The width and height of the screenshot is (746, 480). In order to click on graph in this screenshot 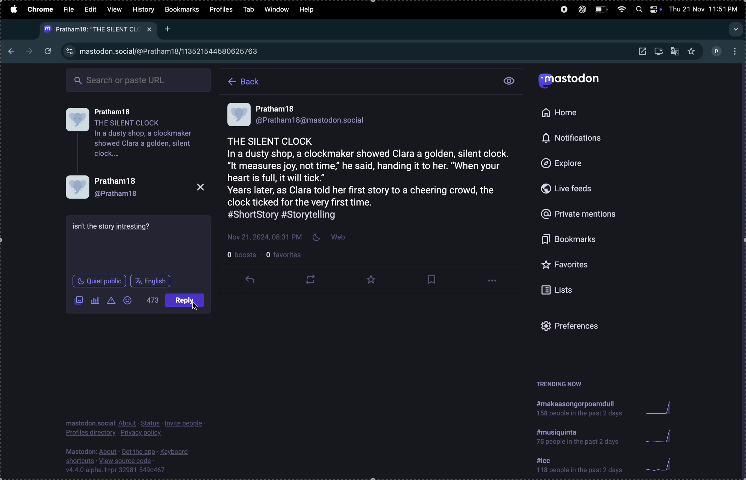, I will do `click(663, 464)`.